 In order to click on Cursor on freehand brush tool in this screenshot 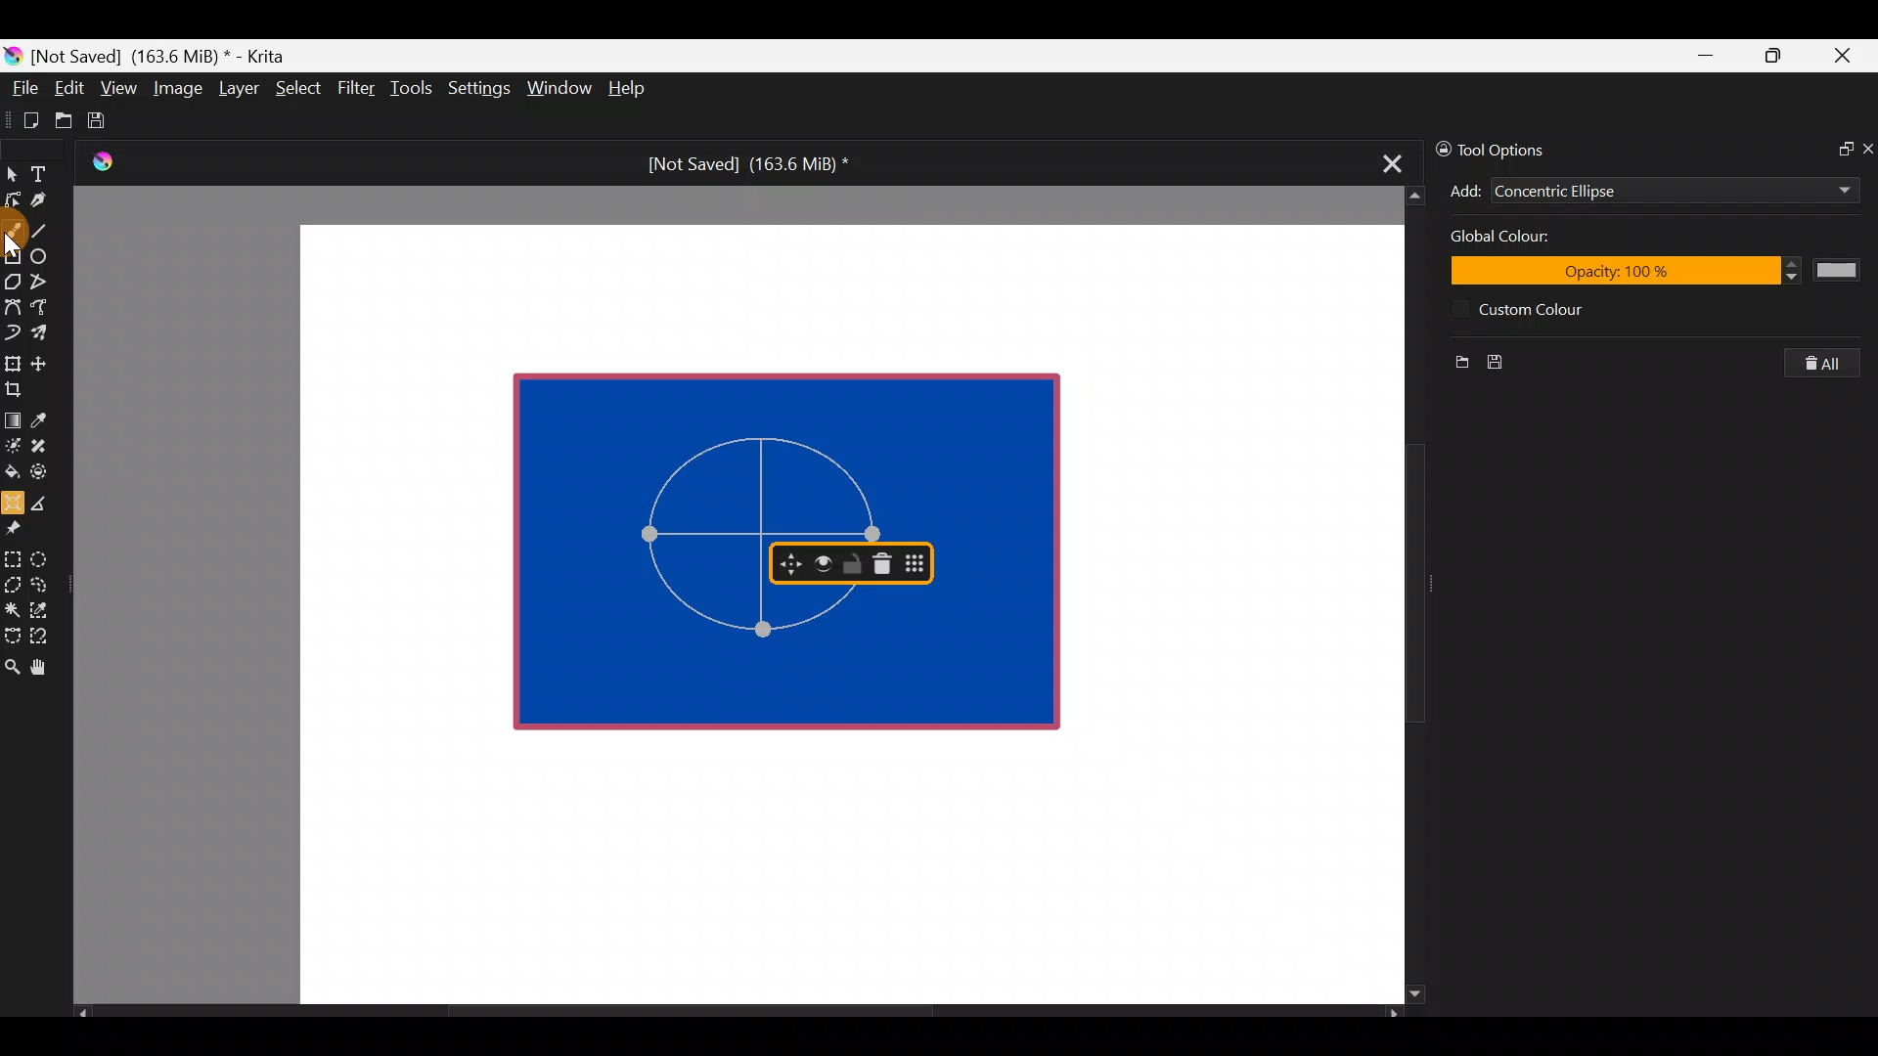, I will do `click(14, 230)`.